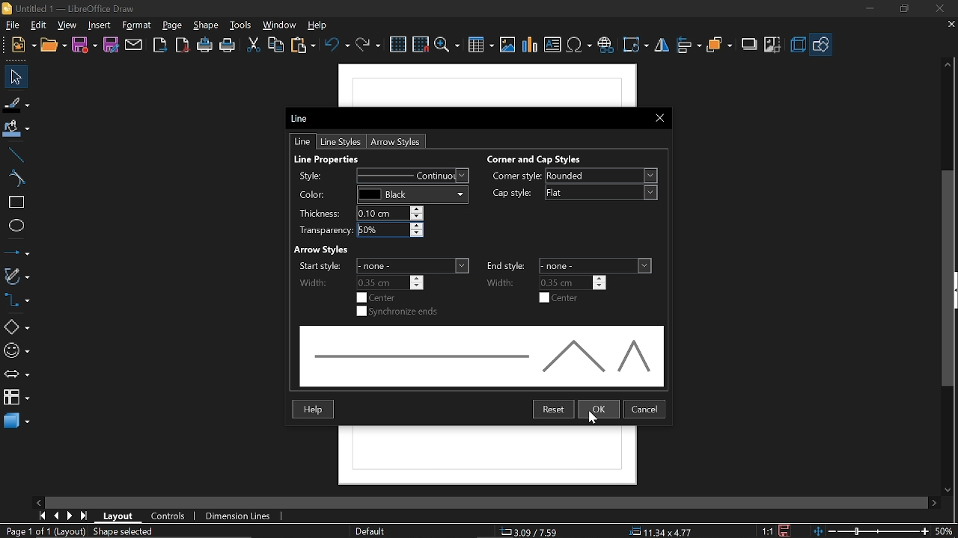 This screenshot has height=538, width=958. What do you see at coordinates (480, 45) in the screenshot?
I see `Insert table` at bounding box center [480, 45].